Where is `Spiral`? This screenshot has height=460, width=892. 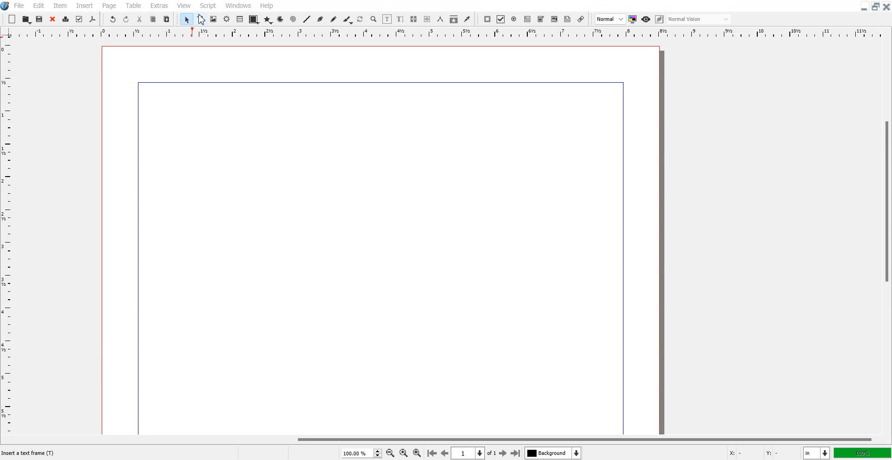
Spiral is located at coordinates (293, 20).